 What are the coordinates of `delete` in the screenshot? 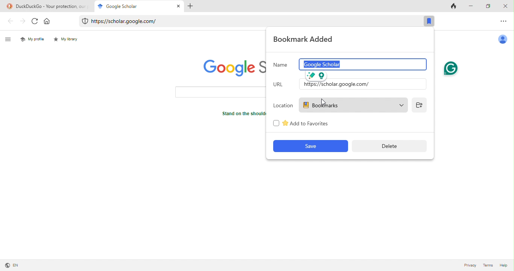 It's located at (389, 145).